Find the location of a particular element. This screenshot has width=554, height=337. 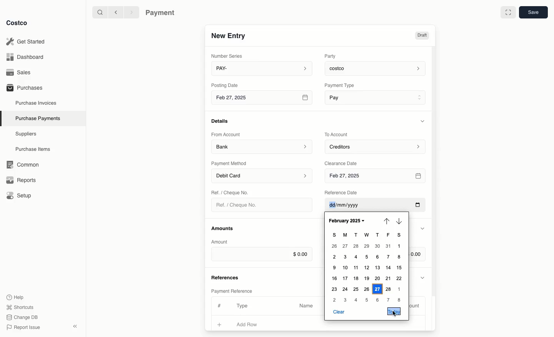

Pay is located at coordinates (376, 97).